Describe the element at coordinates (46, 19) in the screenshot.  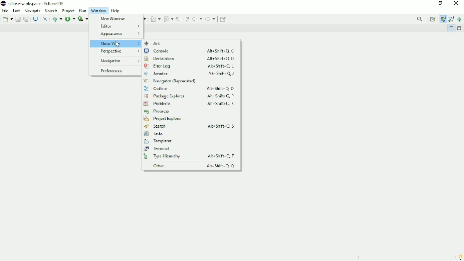
I see `Skip all breakpoints` at that location.